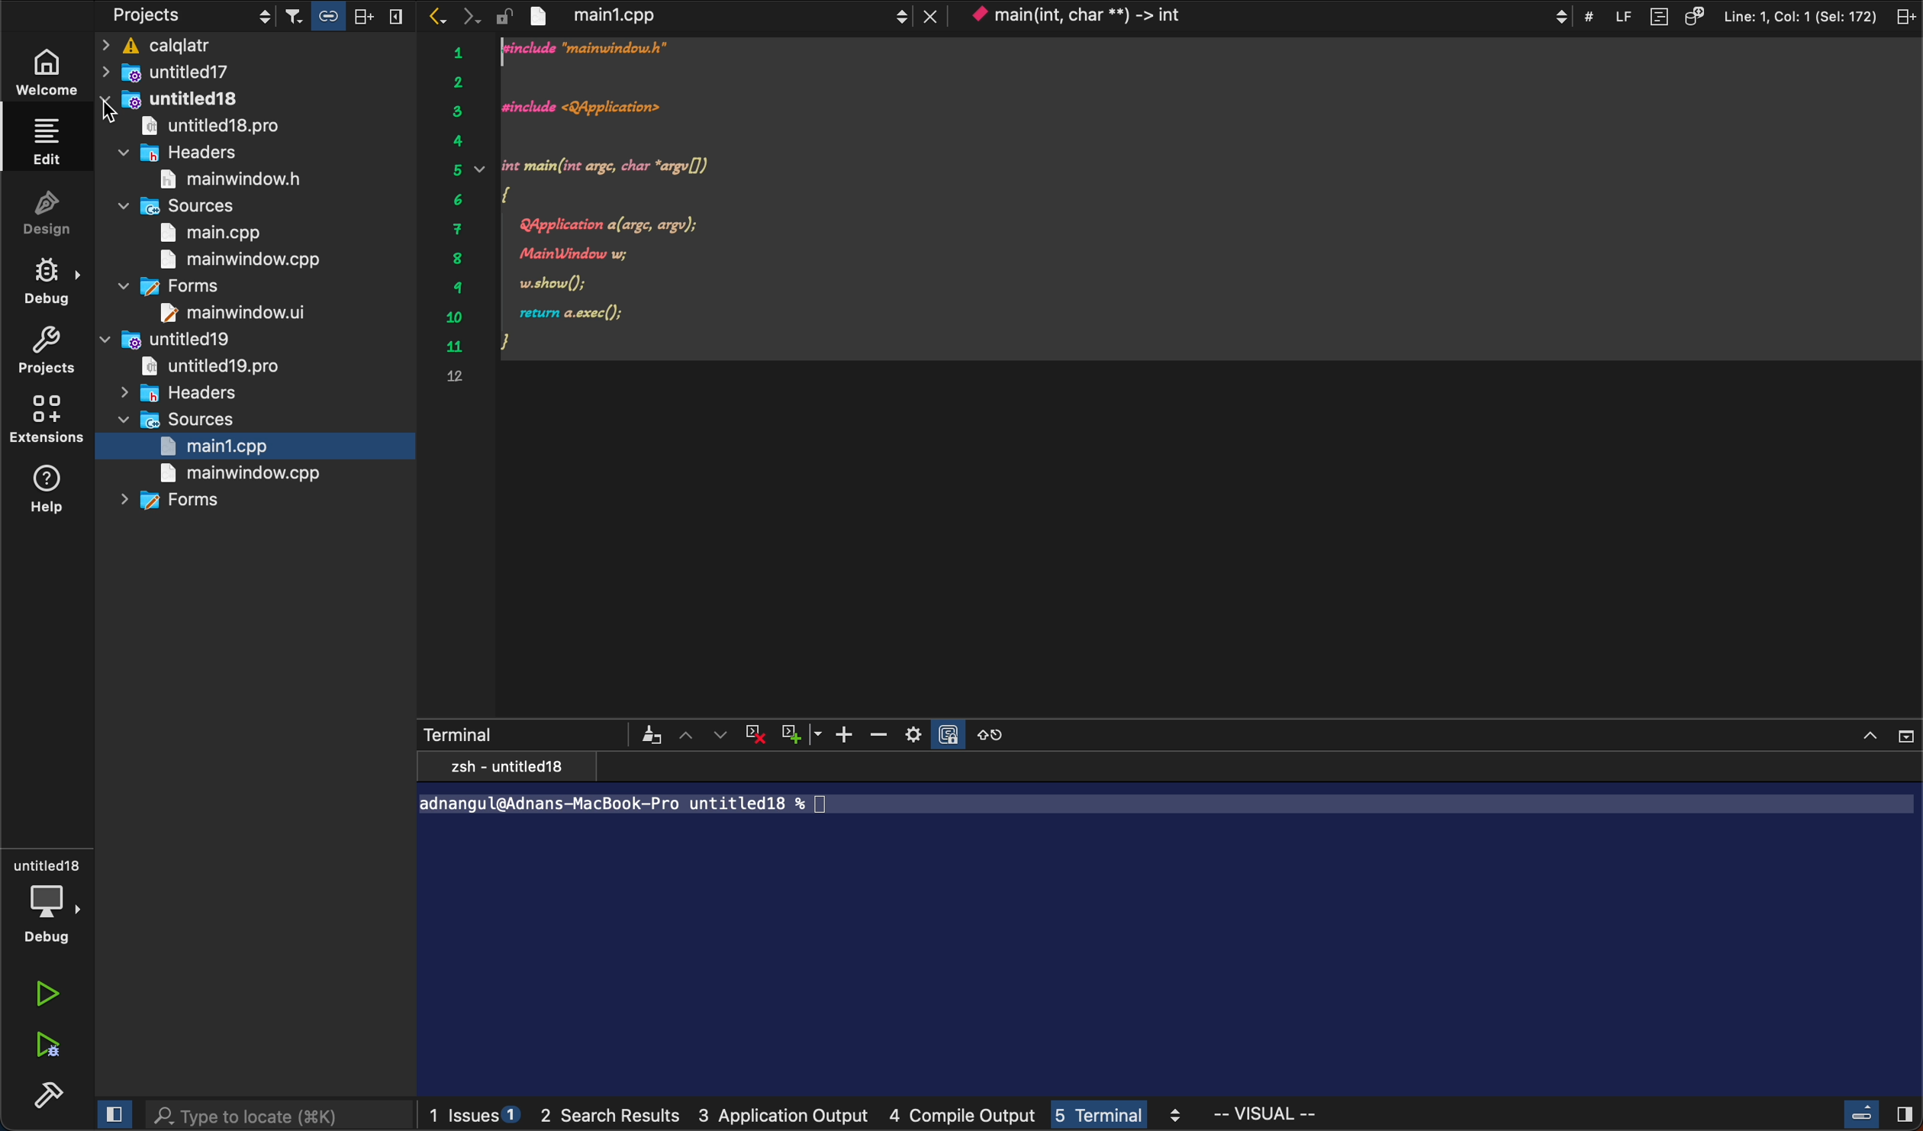 Image resolution: width=1923 pixels, height=1131 pixels. What do you see at coordinates (177, 152) in the screenshot?
I see `headrers` at bounding box center [177, 152].